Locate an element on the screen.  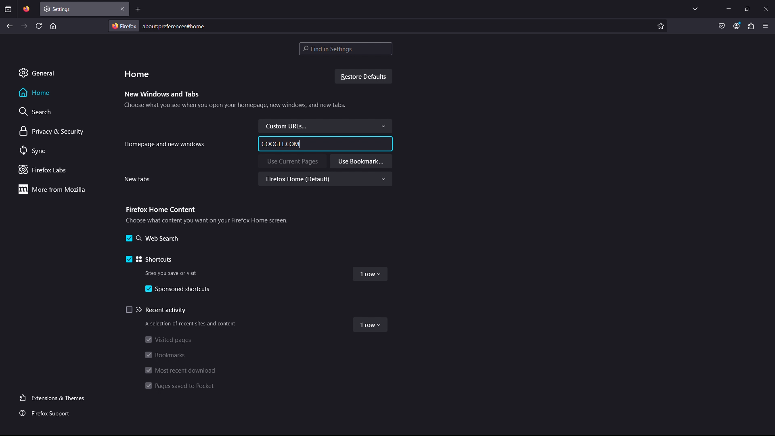
Sync is located at coordinates (35, 151).